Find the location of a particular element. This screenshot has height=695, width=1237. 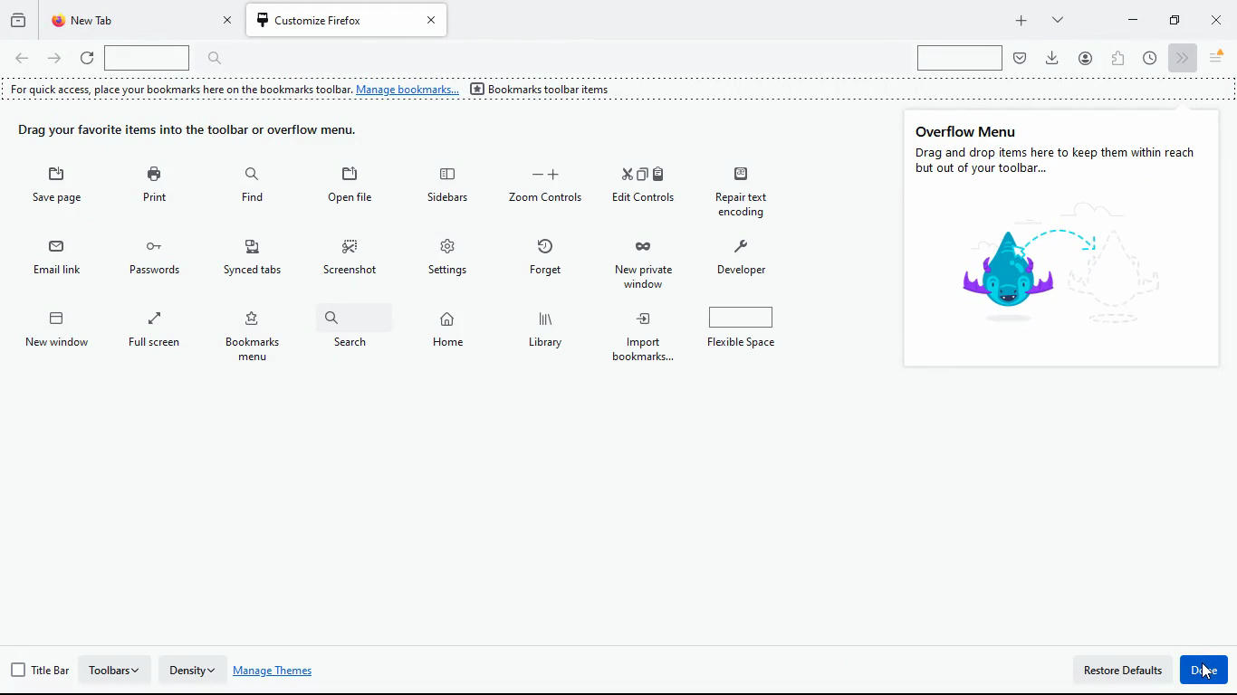

new window is located at coordinates (158, 336).